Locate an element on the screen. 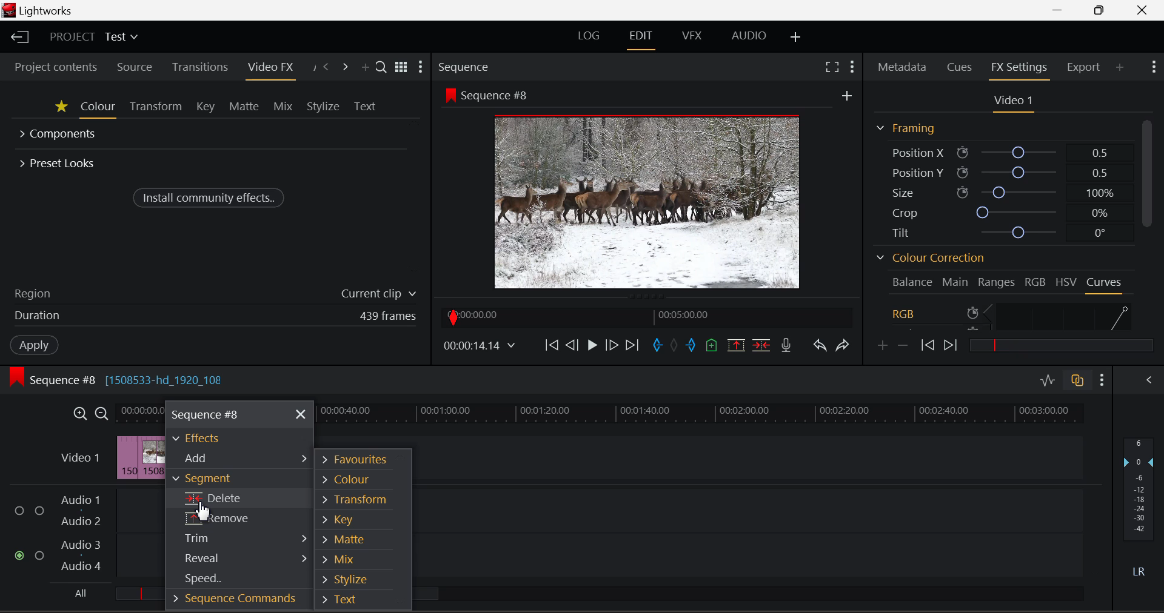  Video FX is located at coordinates (269, 67).